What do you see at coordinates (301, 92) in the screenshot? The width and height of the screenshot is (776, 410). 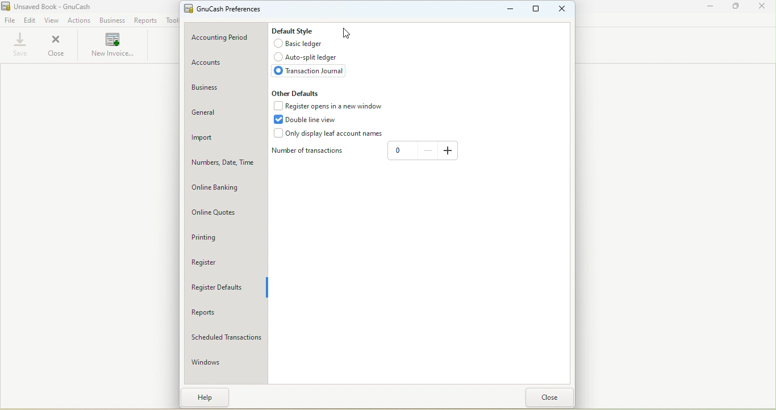 I see `Other defaults` at bounding box center [301, 92].